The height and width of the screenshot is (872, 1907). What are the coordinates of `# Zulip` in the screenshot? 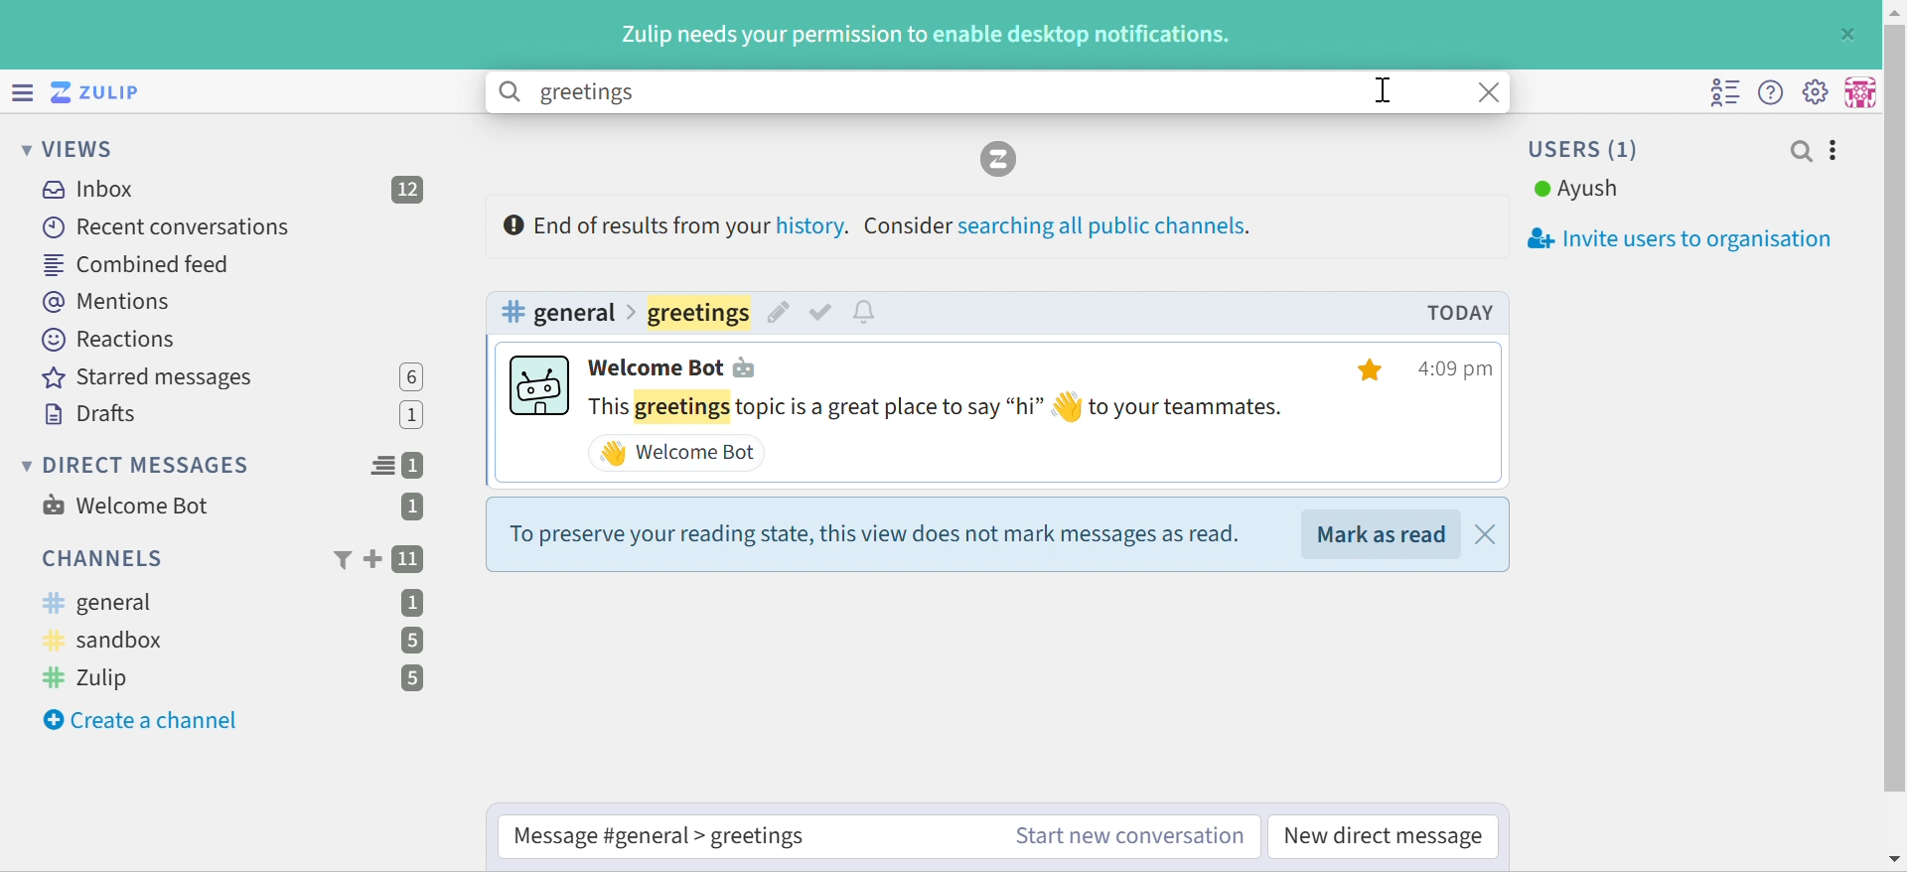 It's located at (93, 679).